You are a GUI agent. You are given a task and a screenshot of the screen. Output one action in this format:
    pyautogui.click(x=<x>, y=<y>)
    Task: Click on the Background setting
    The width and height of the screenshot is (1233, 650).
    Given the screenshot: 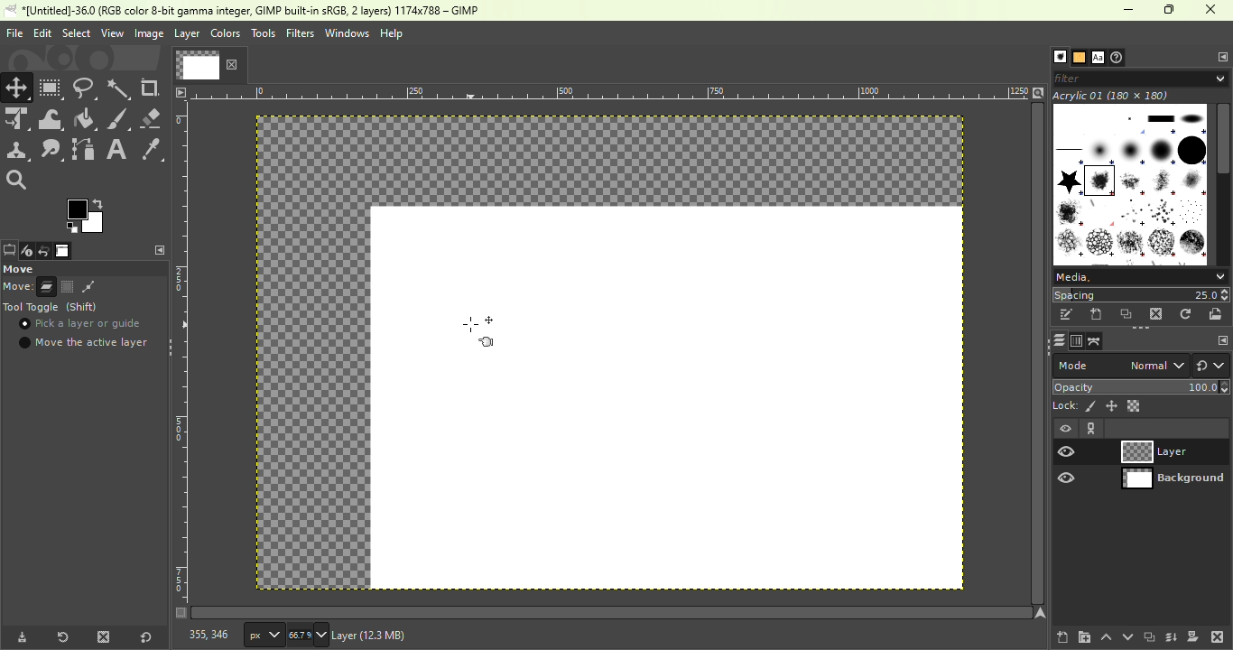 What is the action you would take?
    pyautogui.click(x=1142, y=451)
    